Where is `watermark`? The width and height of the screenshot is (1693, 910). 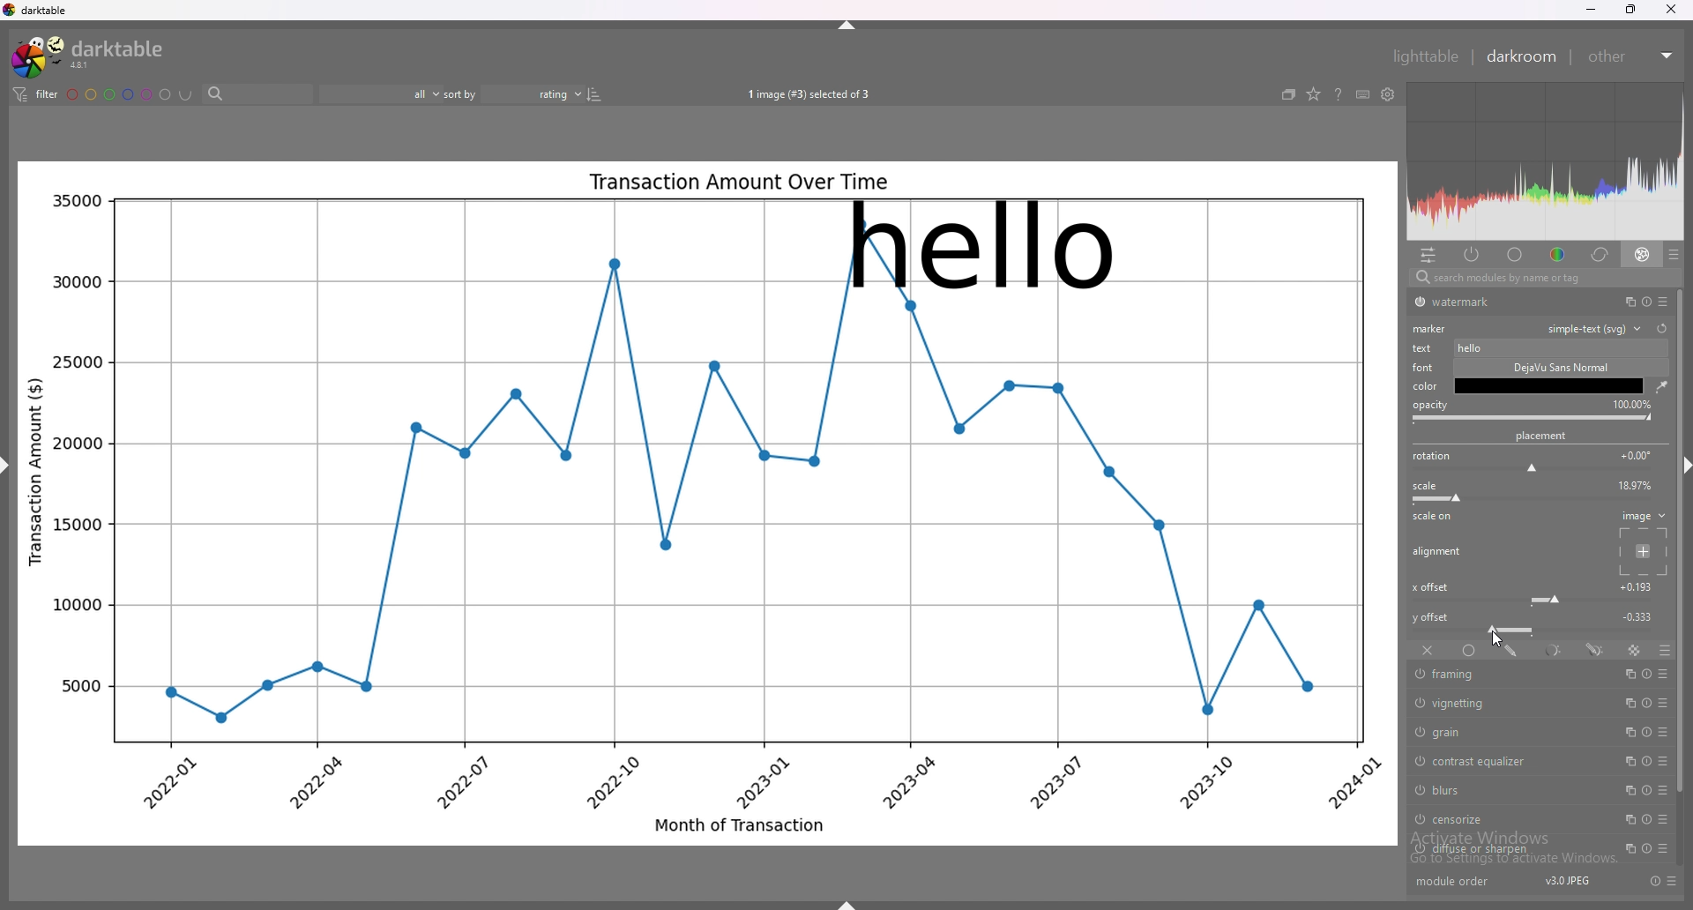 watermark is located at coordinates (975, 244).